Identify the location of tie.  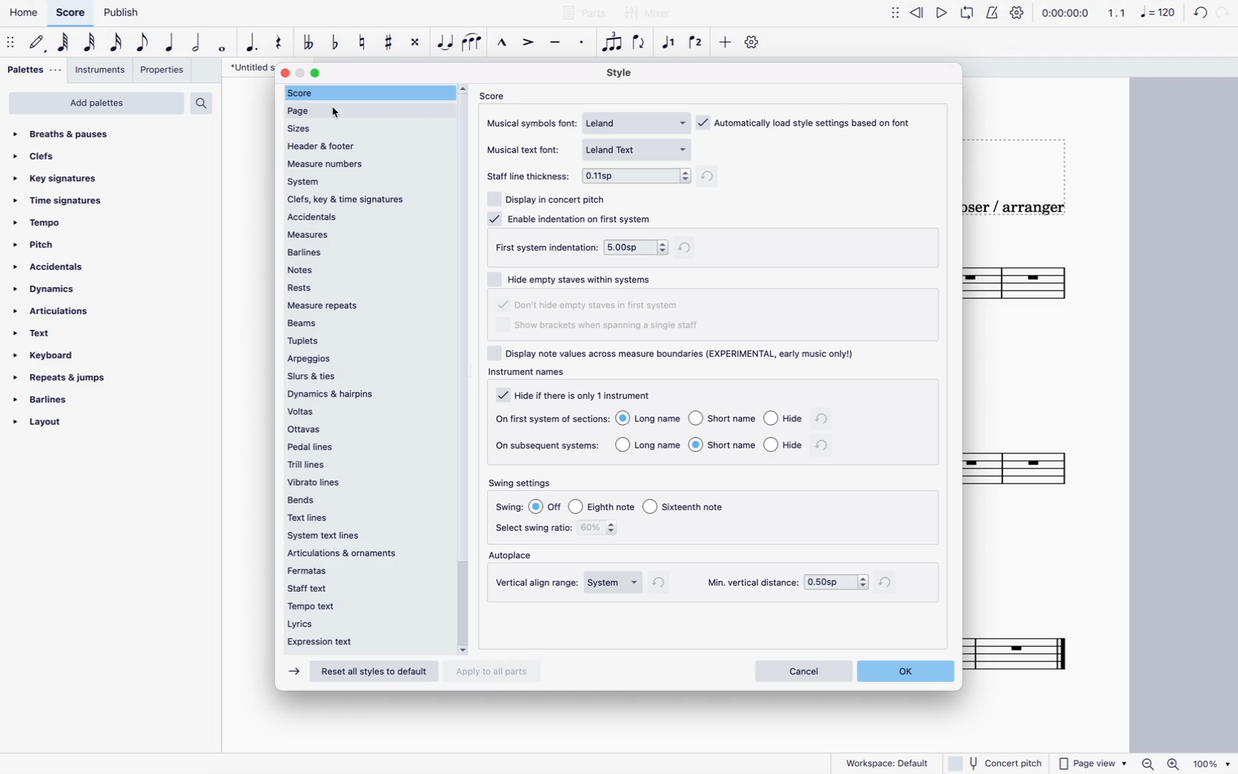
(446, 46).